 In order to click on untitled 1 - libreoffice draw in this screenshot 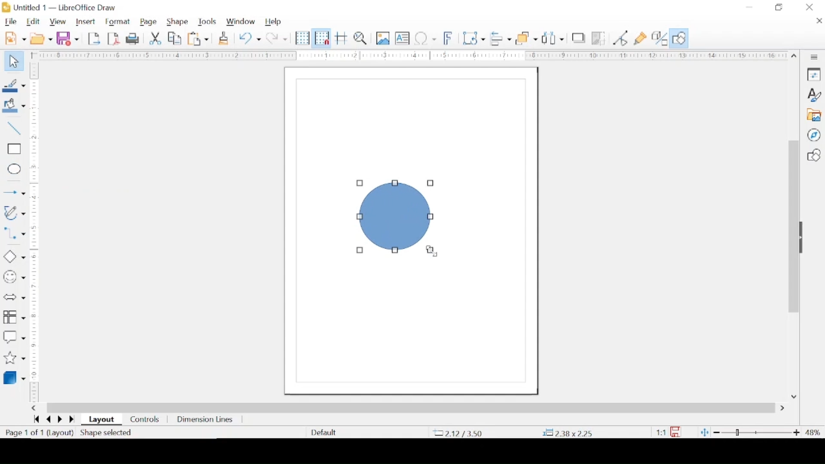, I will do `click(61, 7)`.